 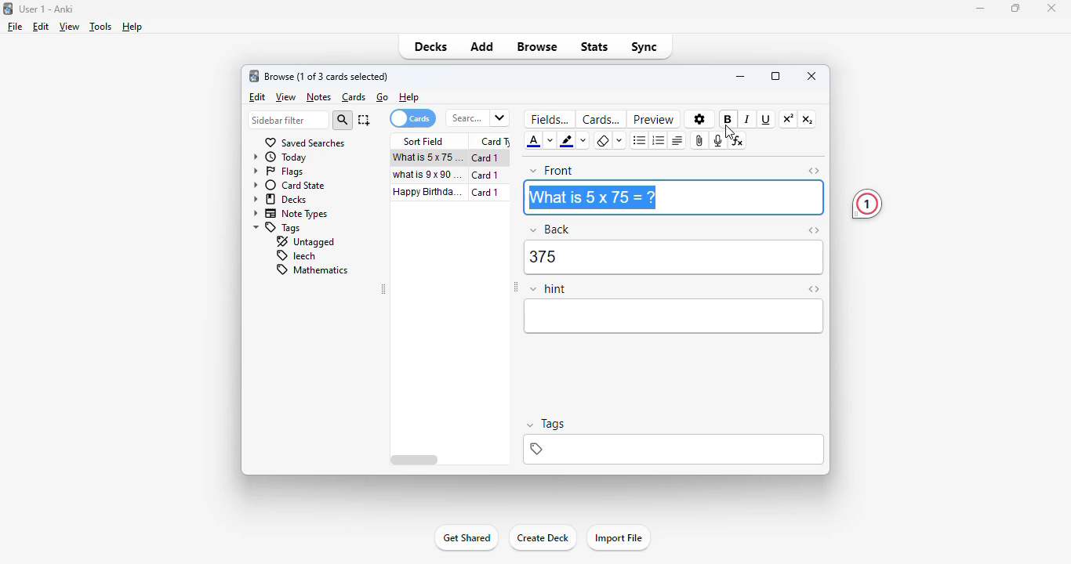 I want to click on select formatting to remove, so click(x=619, y=142).